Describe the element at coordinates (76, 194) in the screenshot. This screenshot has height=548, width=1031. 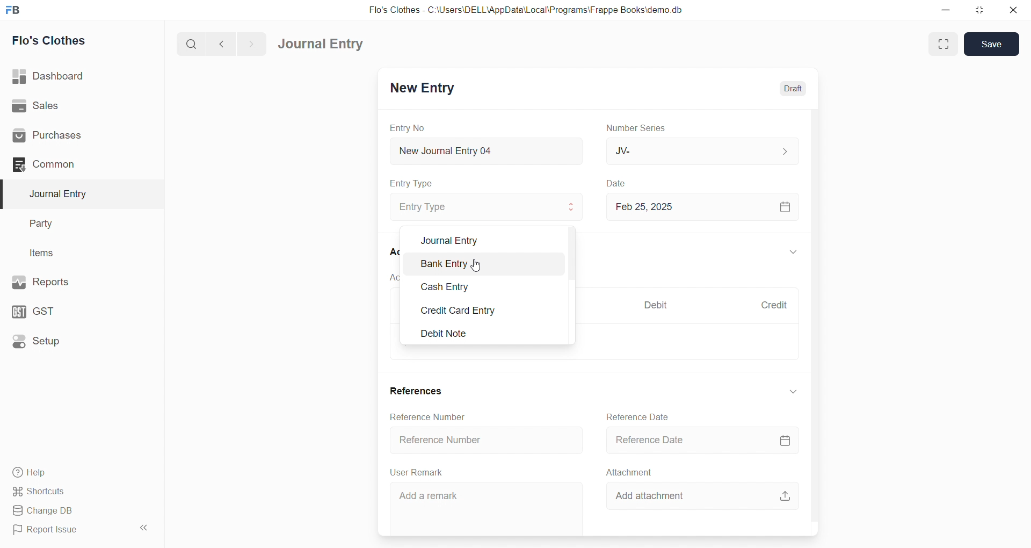
I see `Journal Entry` at that location.